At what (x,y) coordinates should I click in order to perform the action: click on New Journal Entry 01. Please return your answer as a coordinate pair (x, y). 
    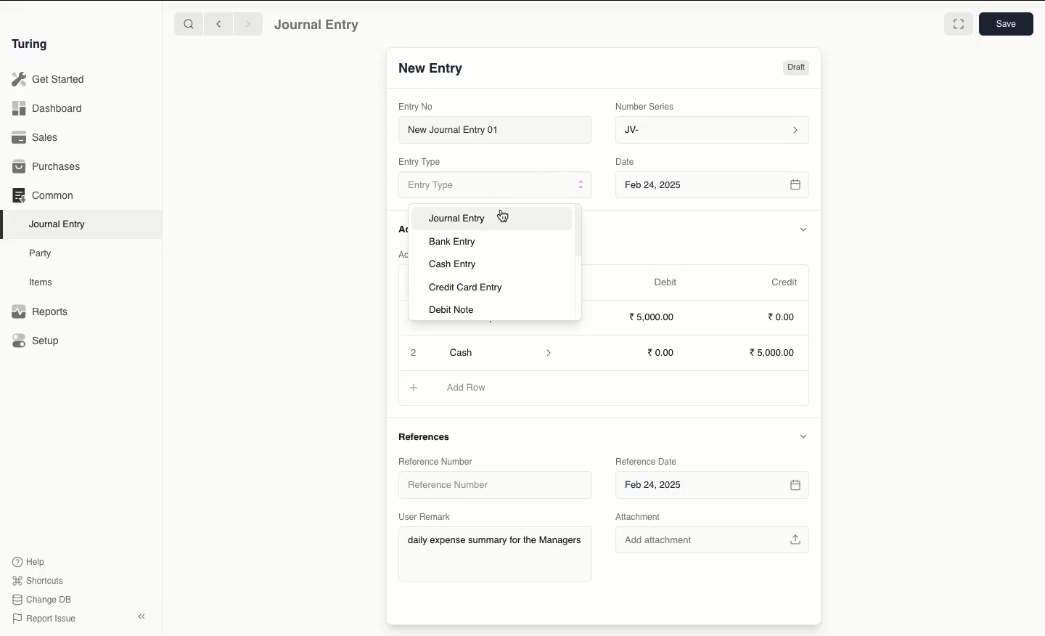
    Looking at the image, I should click on (494, 129).